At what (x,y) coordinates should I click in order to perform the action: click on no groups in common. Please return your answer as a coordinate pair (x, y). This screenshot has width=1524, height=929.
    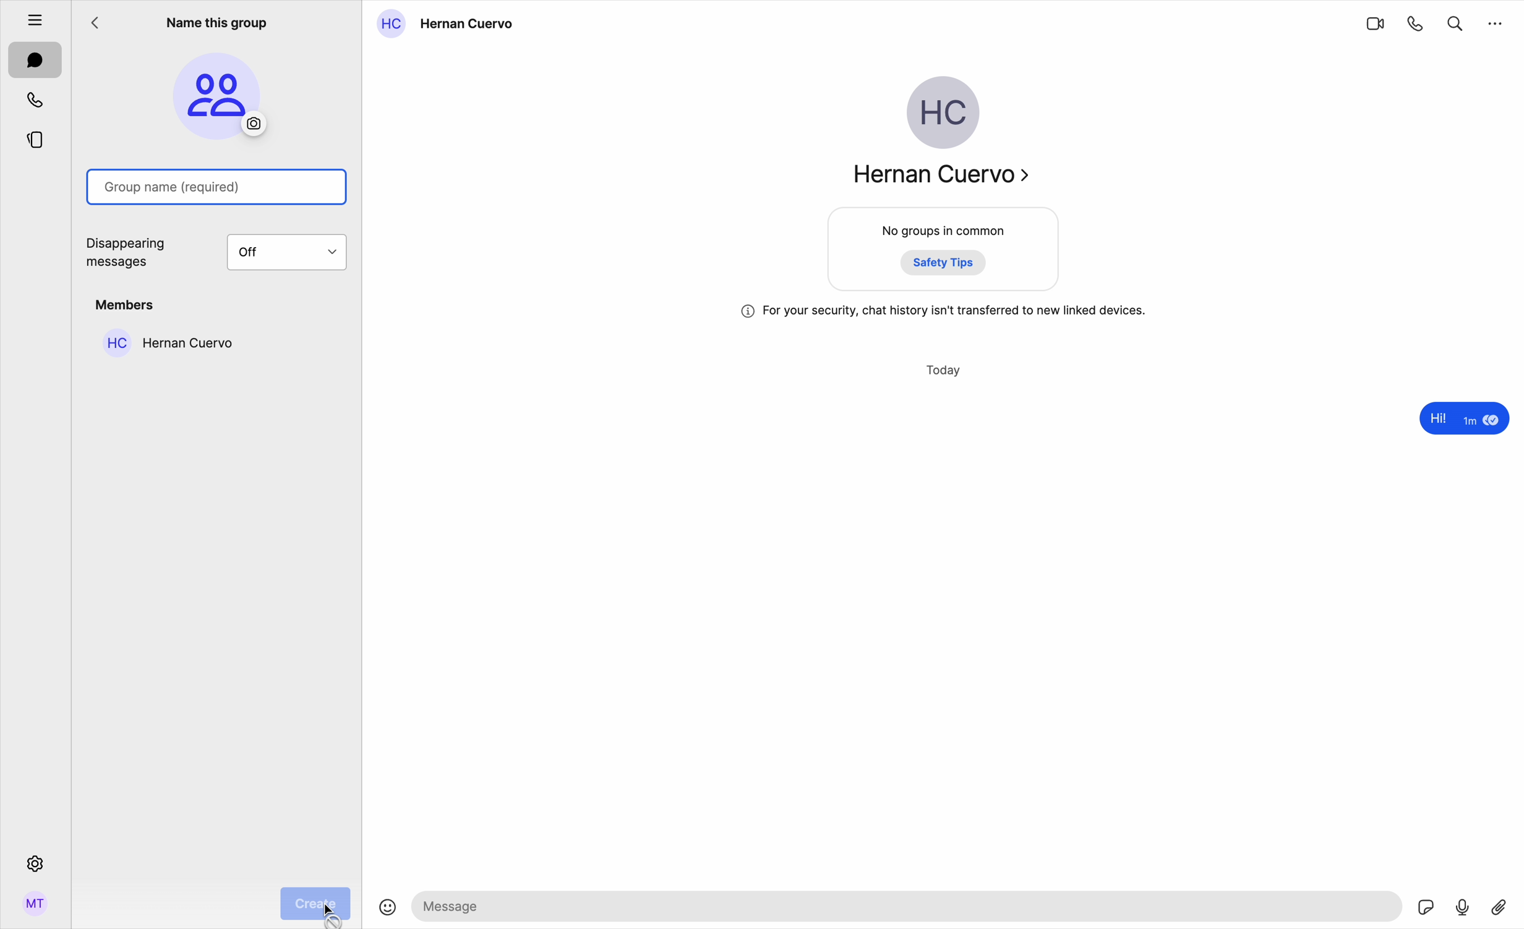
    Looking at the image, I should click on (945, 252).